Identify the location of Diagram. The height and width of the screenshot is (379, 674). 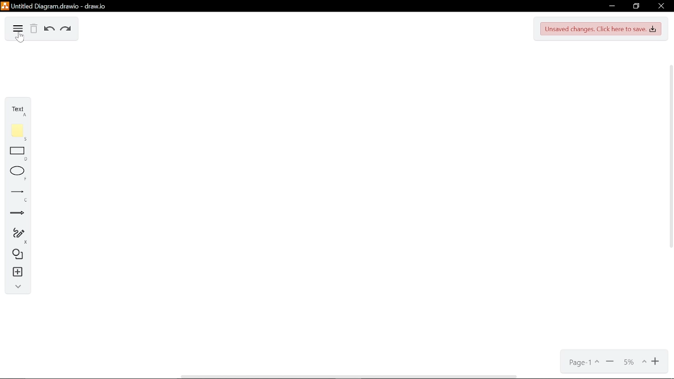
(13, 27).